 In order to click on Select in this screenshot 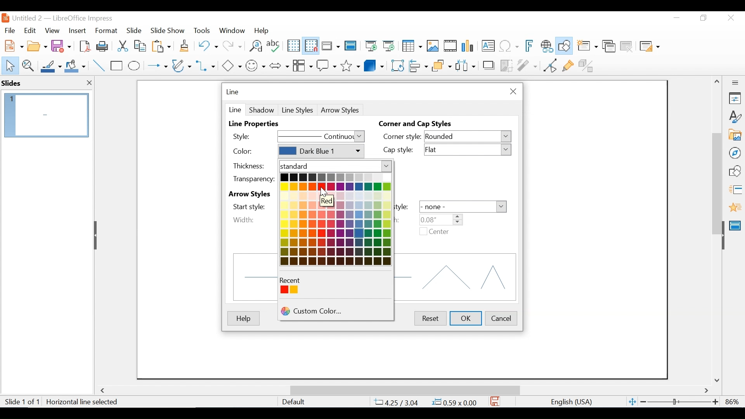, I will do `click(9, 65)`.